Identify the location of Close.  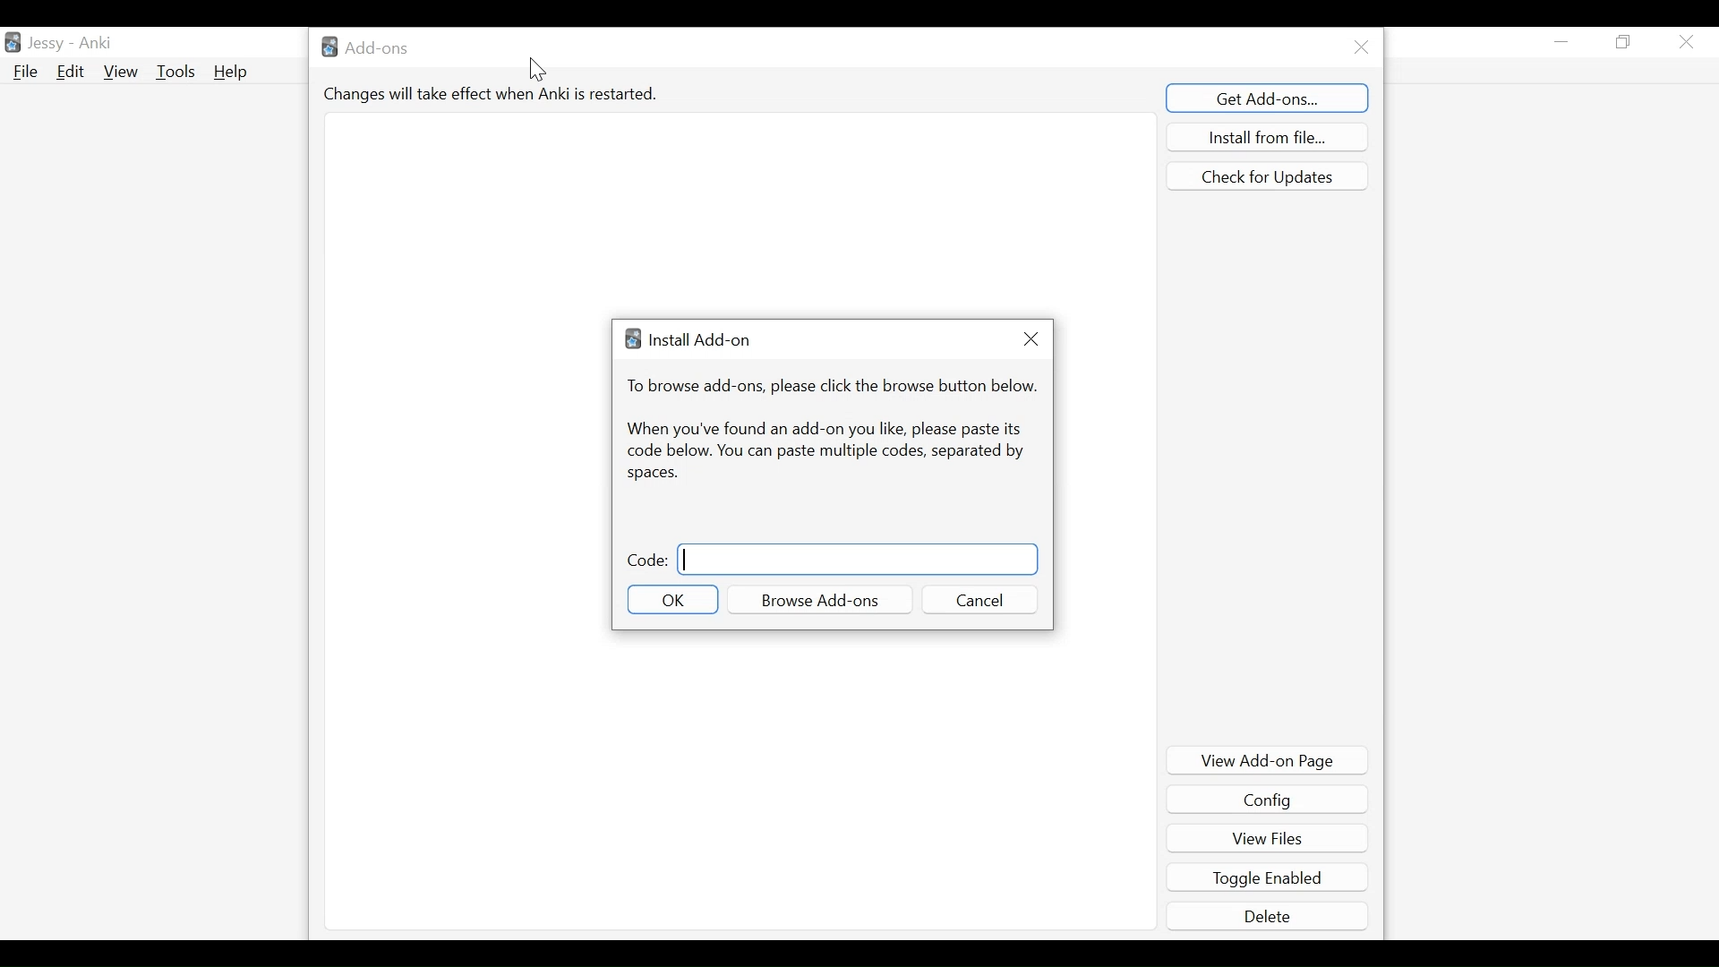
(1686, 43).